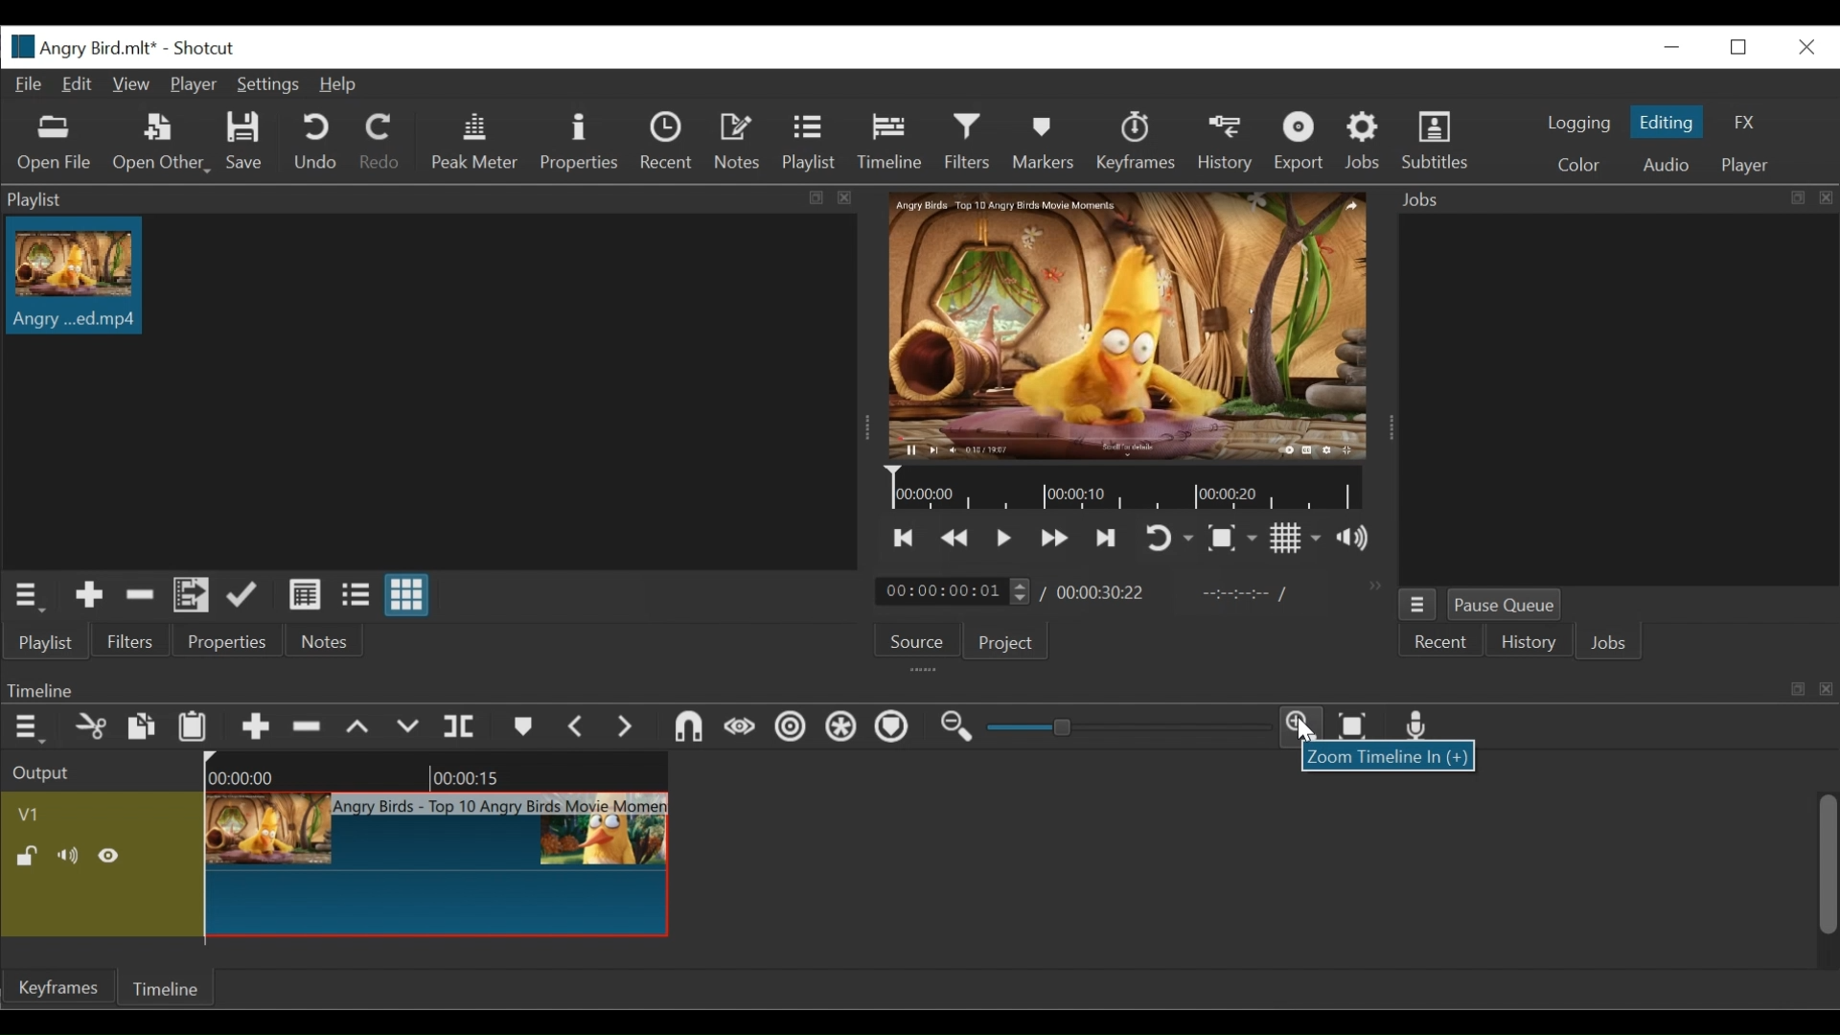 Image resolution: width=1840 pixels, height=1035 pixels. Describe the element at coordinates (1170, 538) in the screenshot. I see `Toggle player looping` at that location.